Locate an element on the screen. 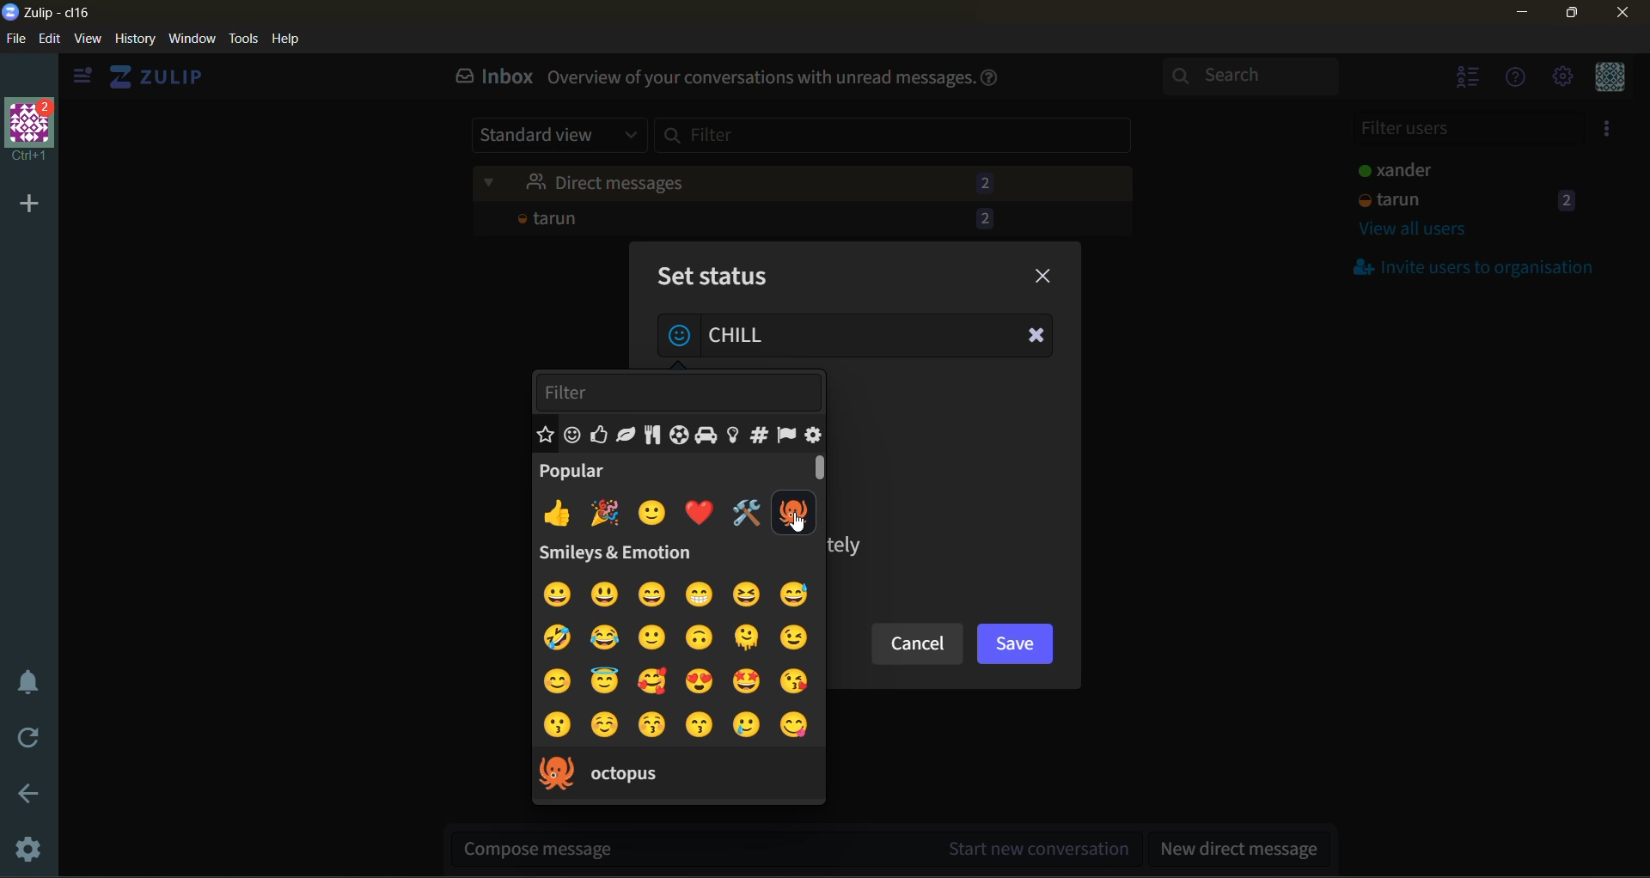  filter users is located at coordinates (1465, 129).